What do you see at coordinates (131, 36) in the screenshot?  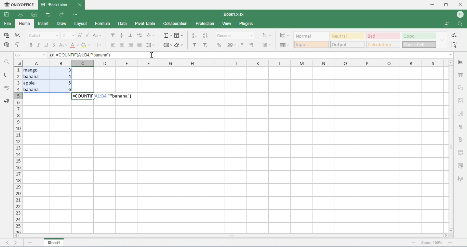 I see `align bottom` at bounding box center [131, 36].